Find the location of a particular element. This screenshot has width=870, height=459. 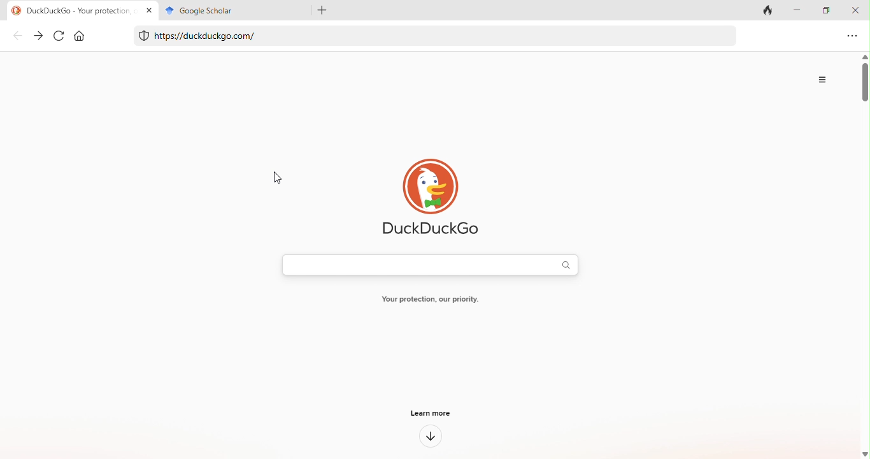

refresh is located at coordinates (60, 36).